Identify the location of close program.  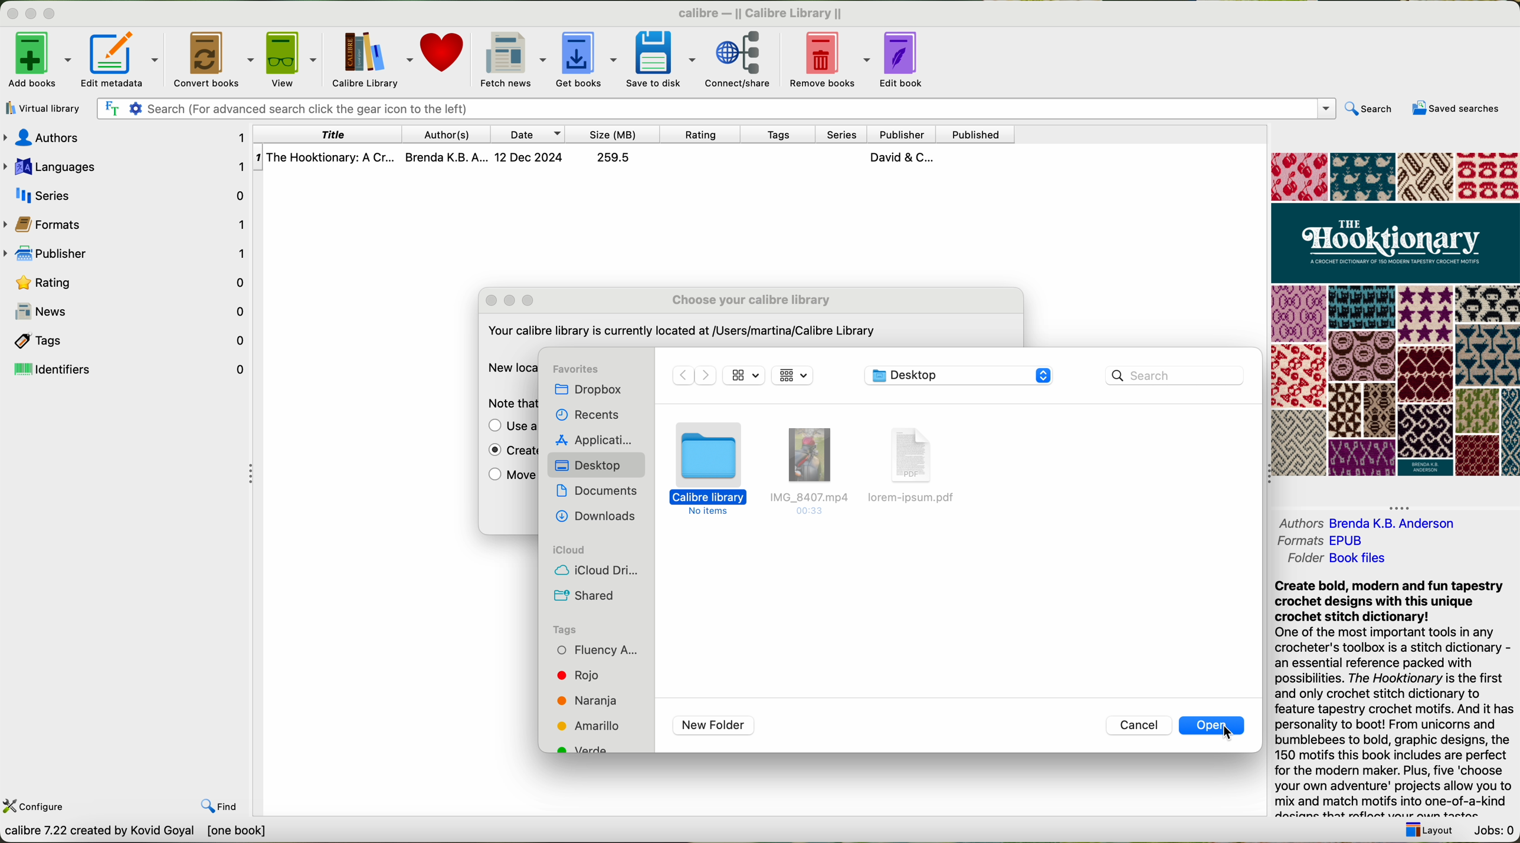
(11, 13).